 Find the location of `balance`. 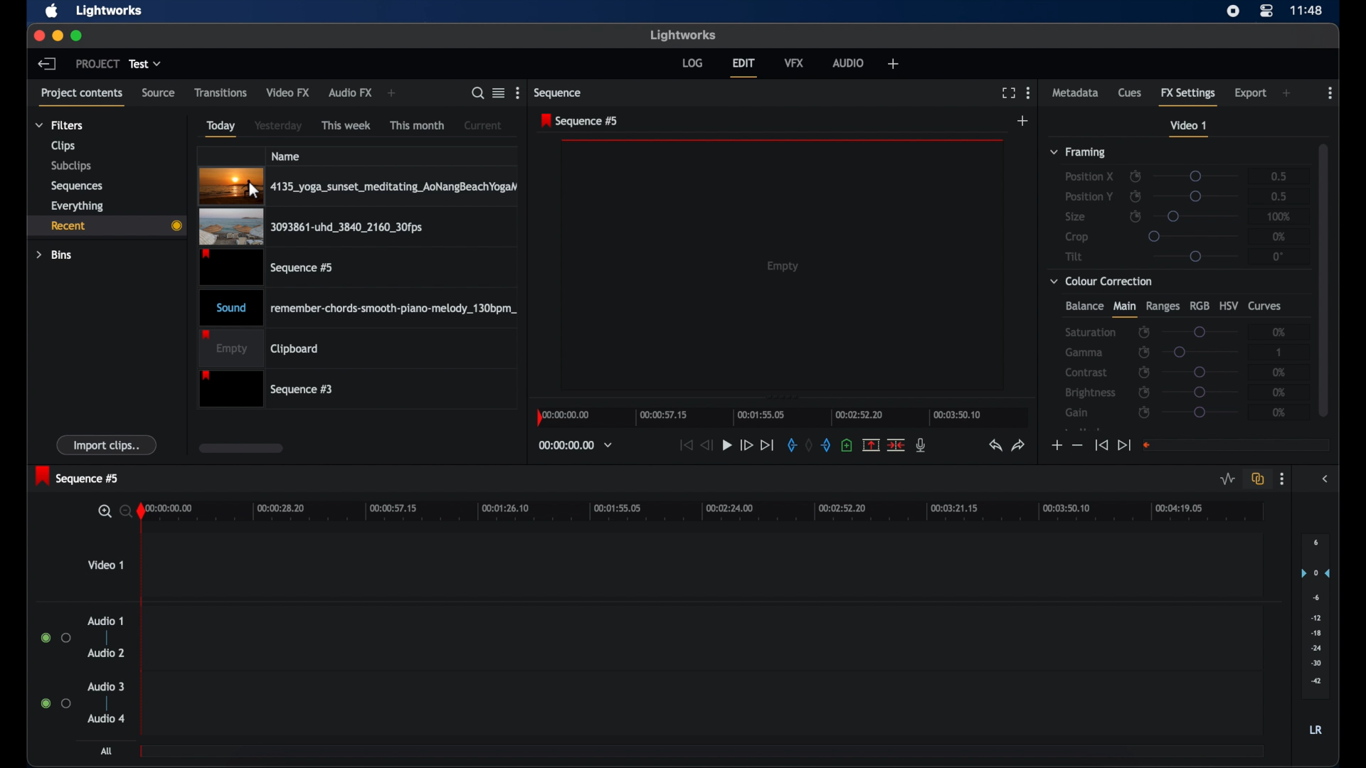

balance is located at coordinates (1084, 306).